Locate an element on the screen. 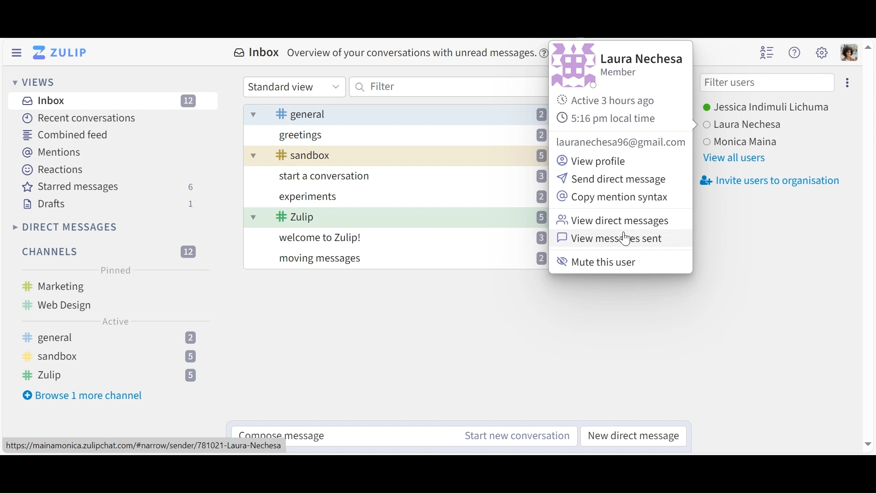  User name is located at coordinates (641, 59).